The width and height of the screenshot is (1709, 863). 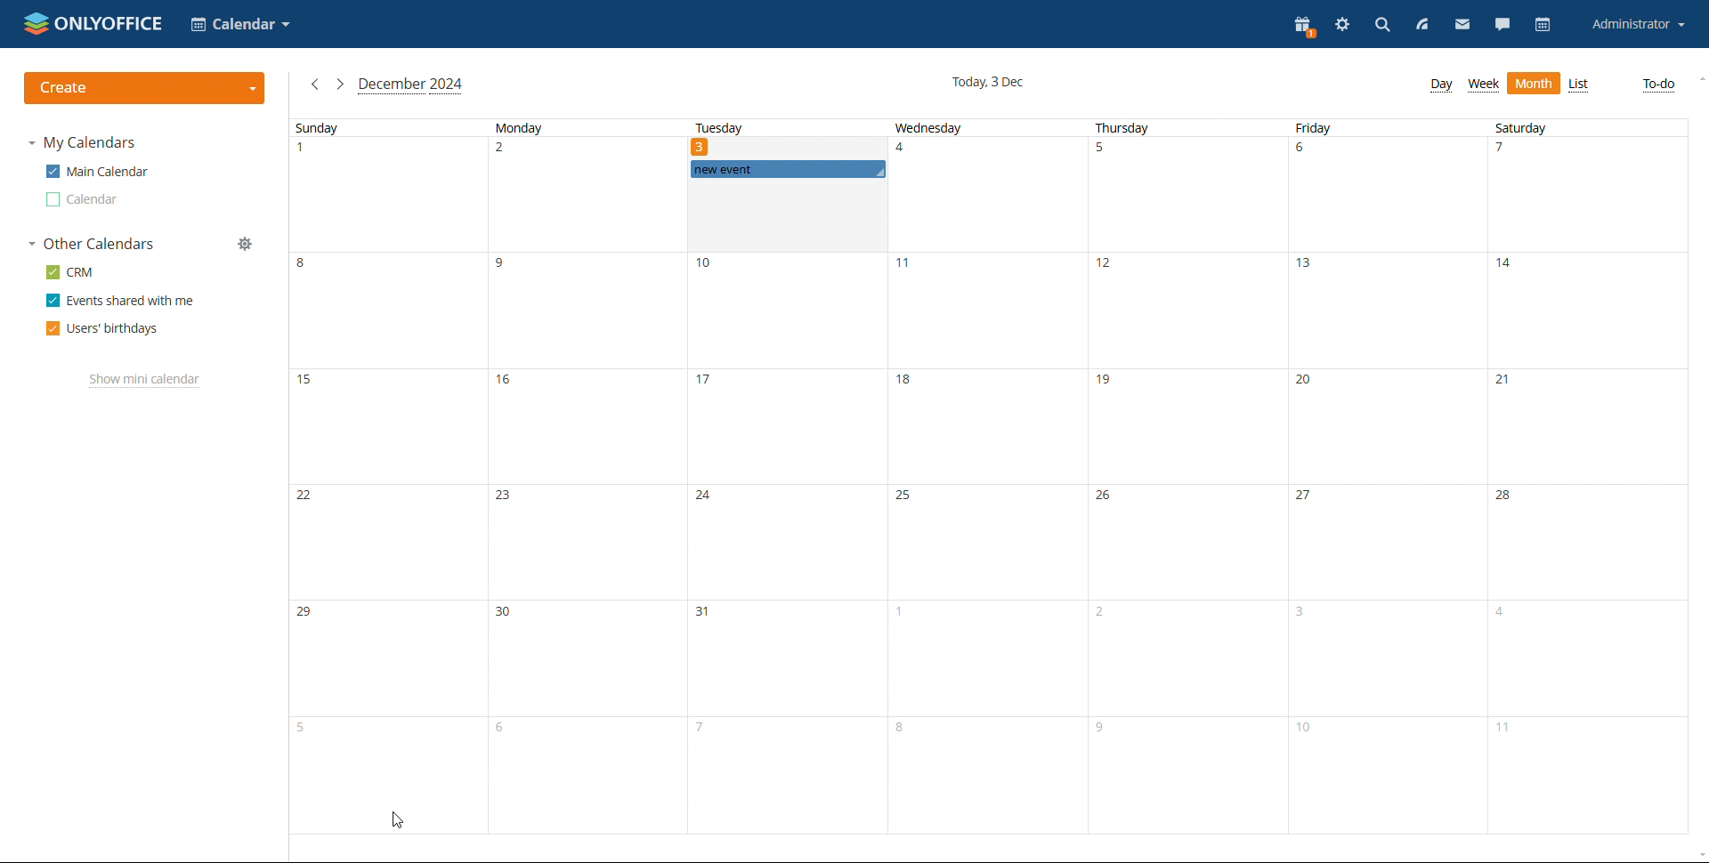 What do you see at coordinates (1381, 26) in the screenshot?
I see `search` at bounding box center [1381, 26].